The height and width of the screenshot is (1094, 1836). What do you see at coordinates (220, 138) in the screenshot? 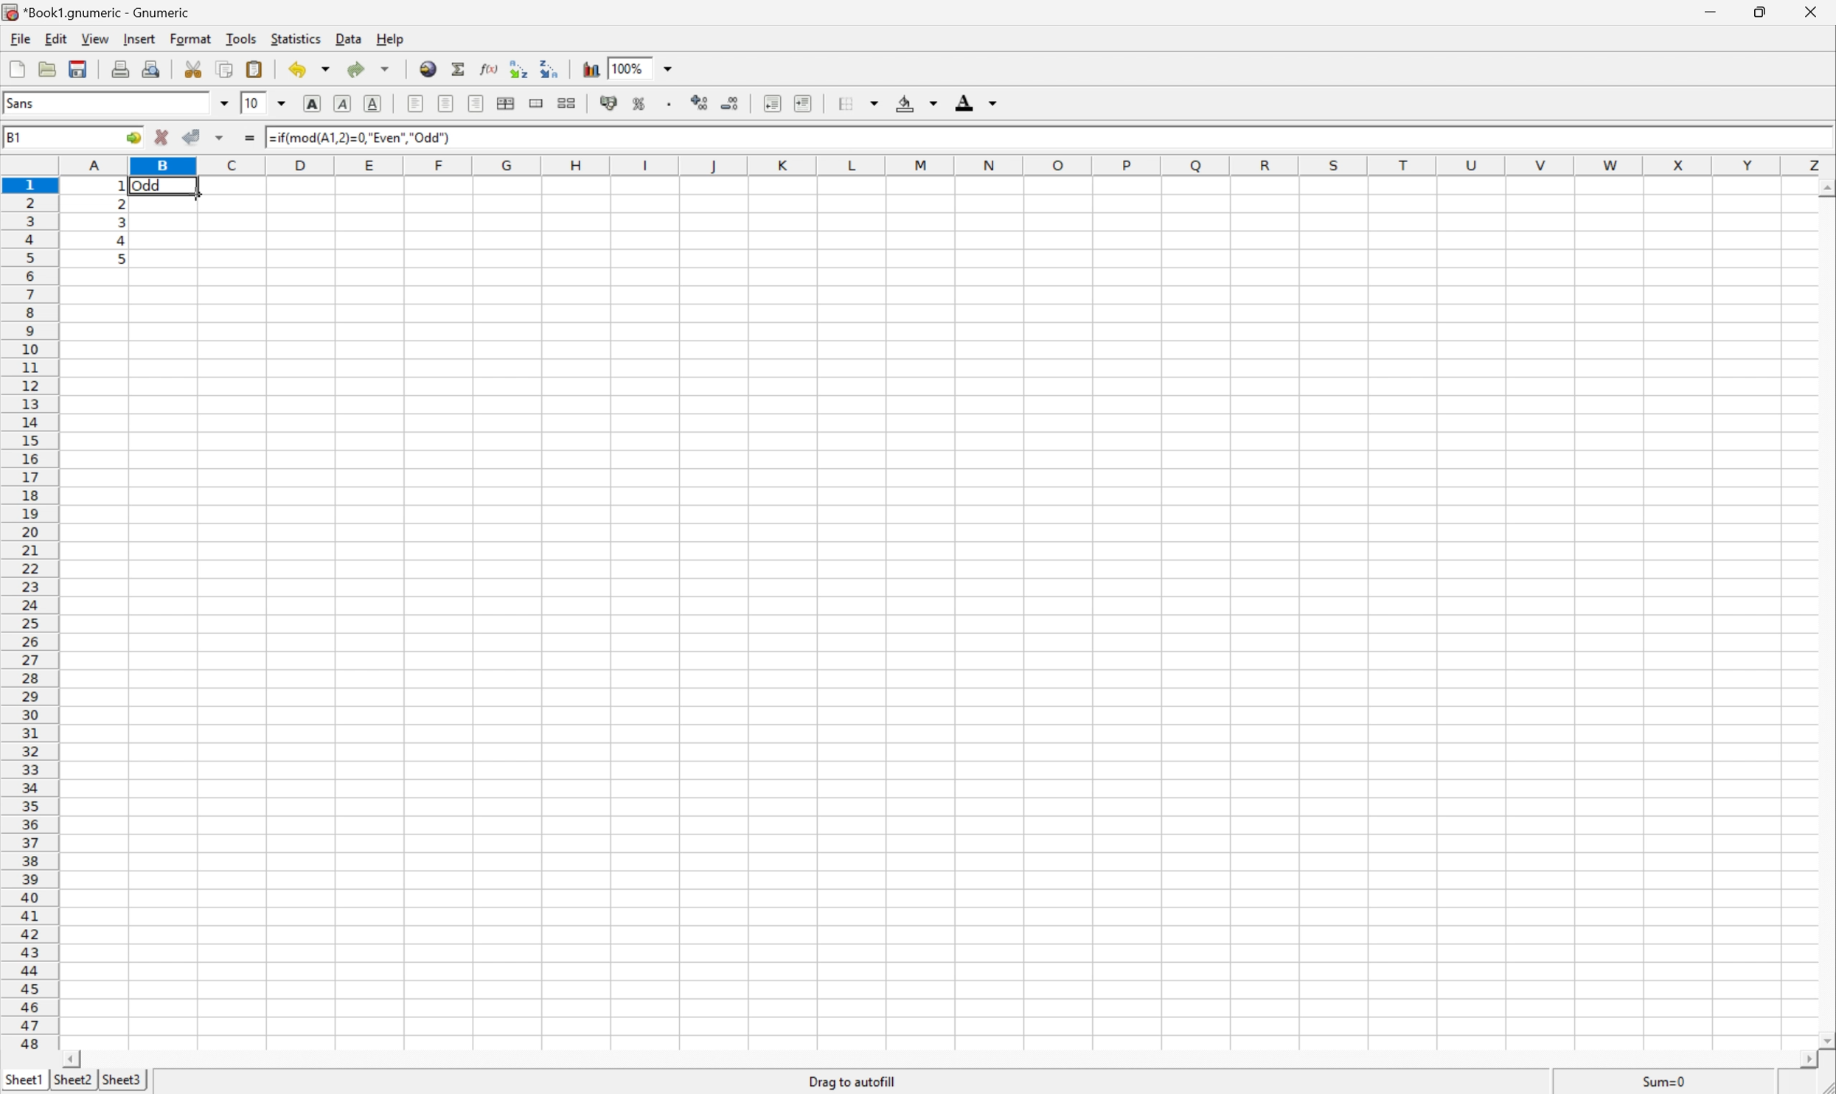
I see `` at bounding box center [220, 138].